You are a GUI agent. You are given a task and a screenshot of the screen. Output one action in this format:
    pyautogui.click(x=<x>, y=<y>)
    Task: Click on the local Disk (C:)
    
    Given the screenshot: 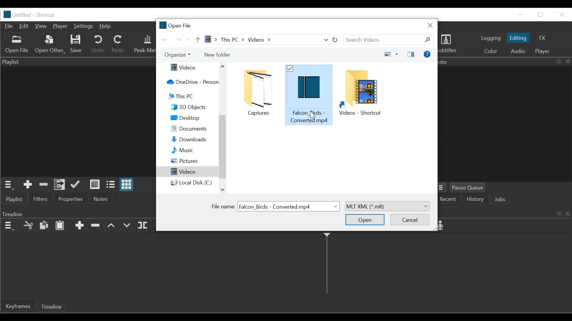 What is the action you would take?
    pyautogui.click(x=192, y=183)
    